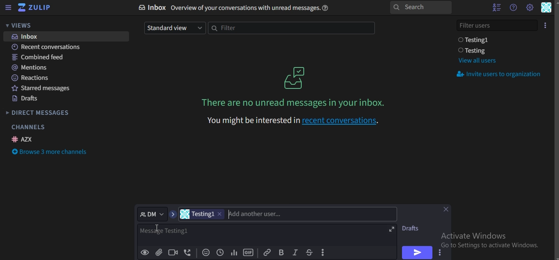  Describe the element at coordinates (219, 253) in the screenshot. I see `add global time` at that location.